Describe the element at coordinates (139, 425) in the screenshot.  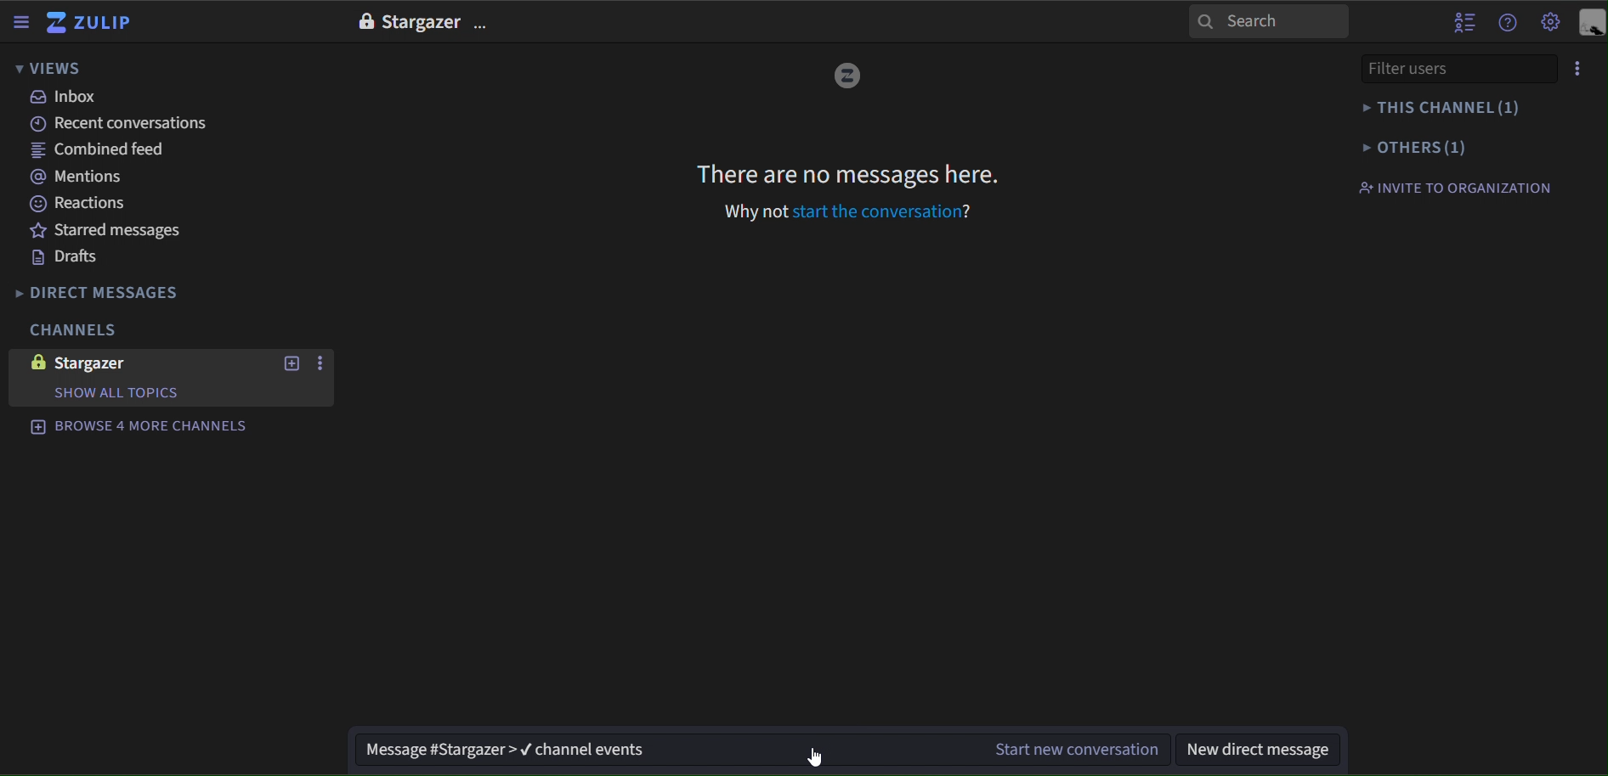
I see `browse 4 more channels` at that location.